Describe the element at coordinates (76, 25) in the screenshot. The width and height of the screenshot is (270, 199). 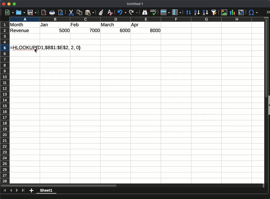
I see `feb` at that location.